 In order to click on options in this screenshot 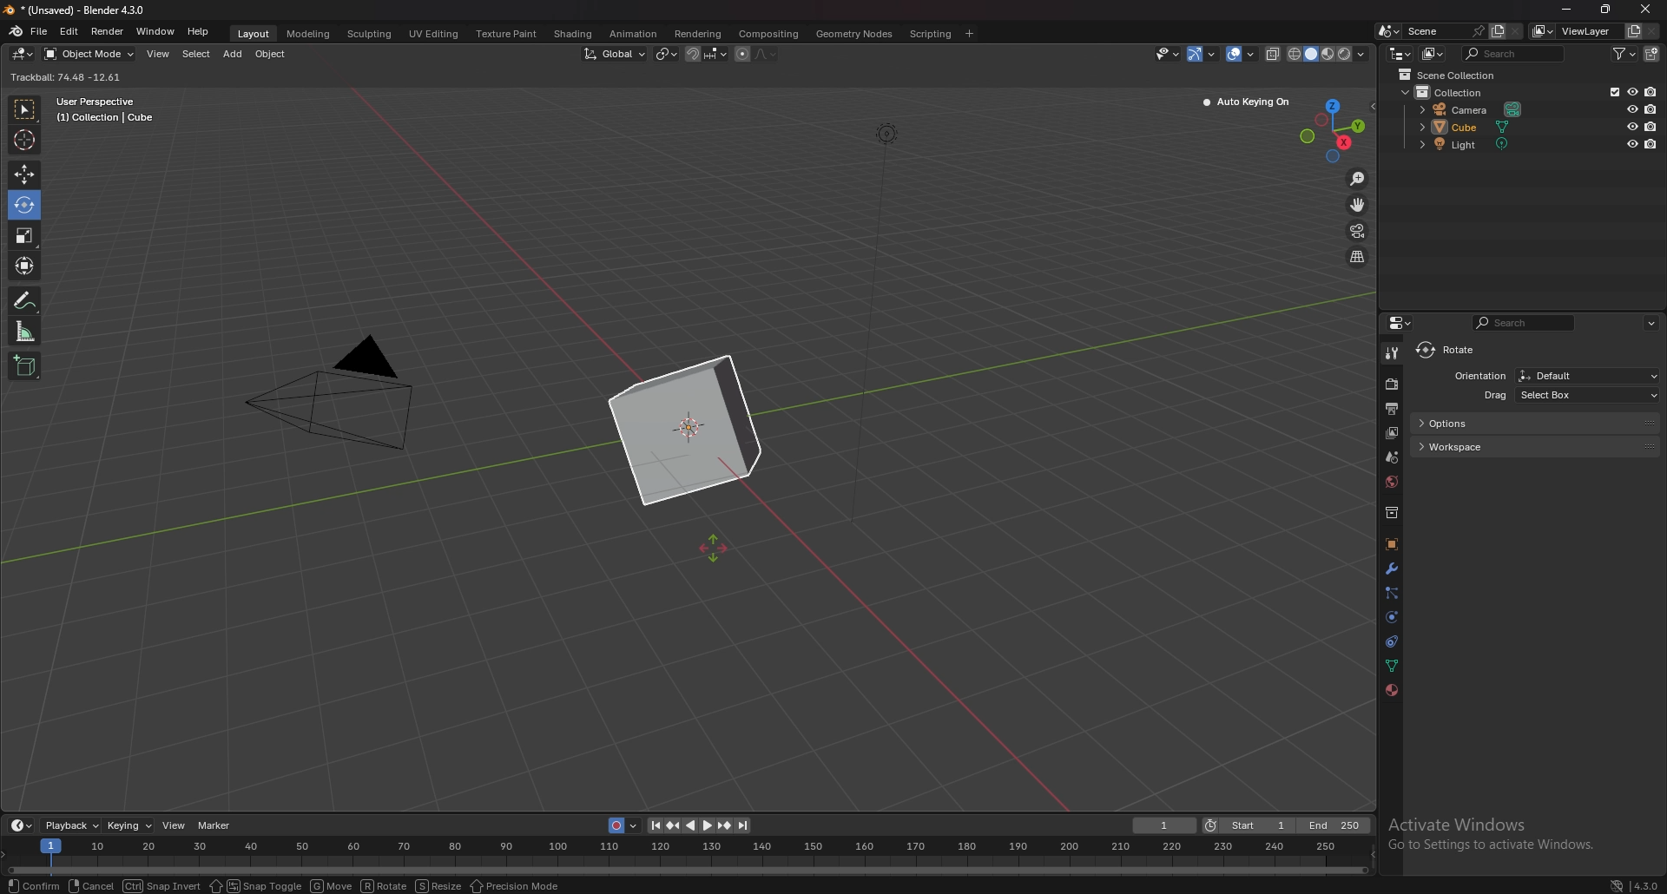, I will do `click(1653, 323)`.